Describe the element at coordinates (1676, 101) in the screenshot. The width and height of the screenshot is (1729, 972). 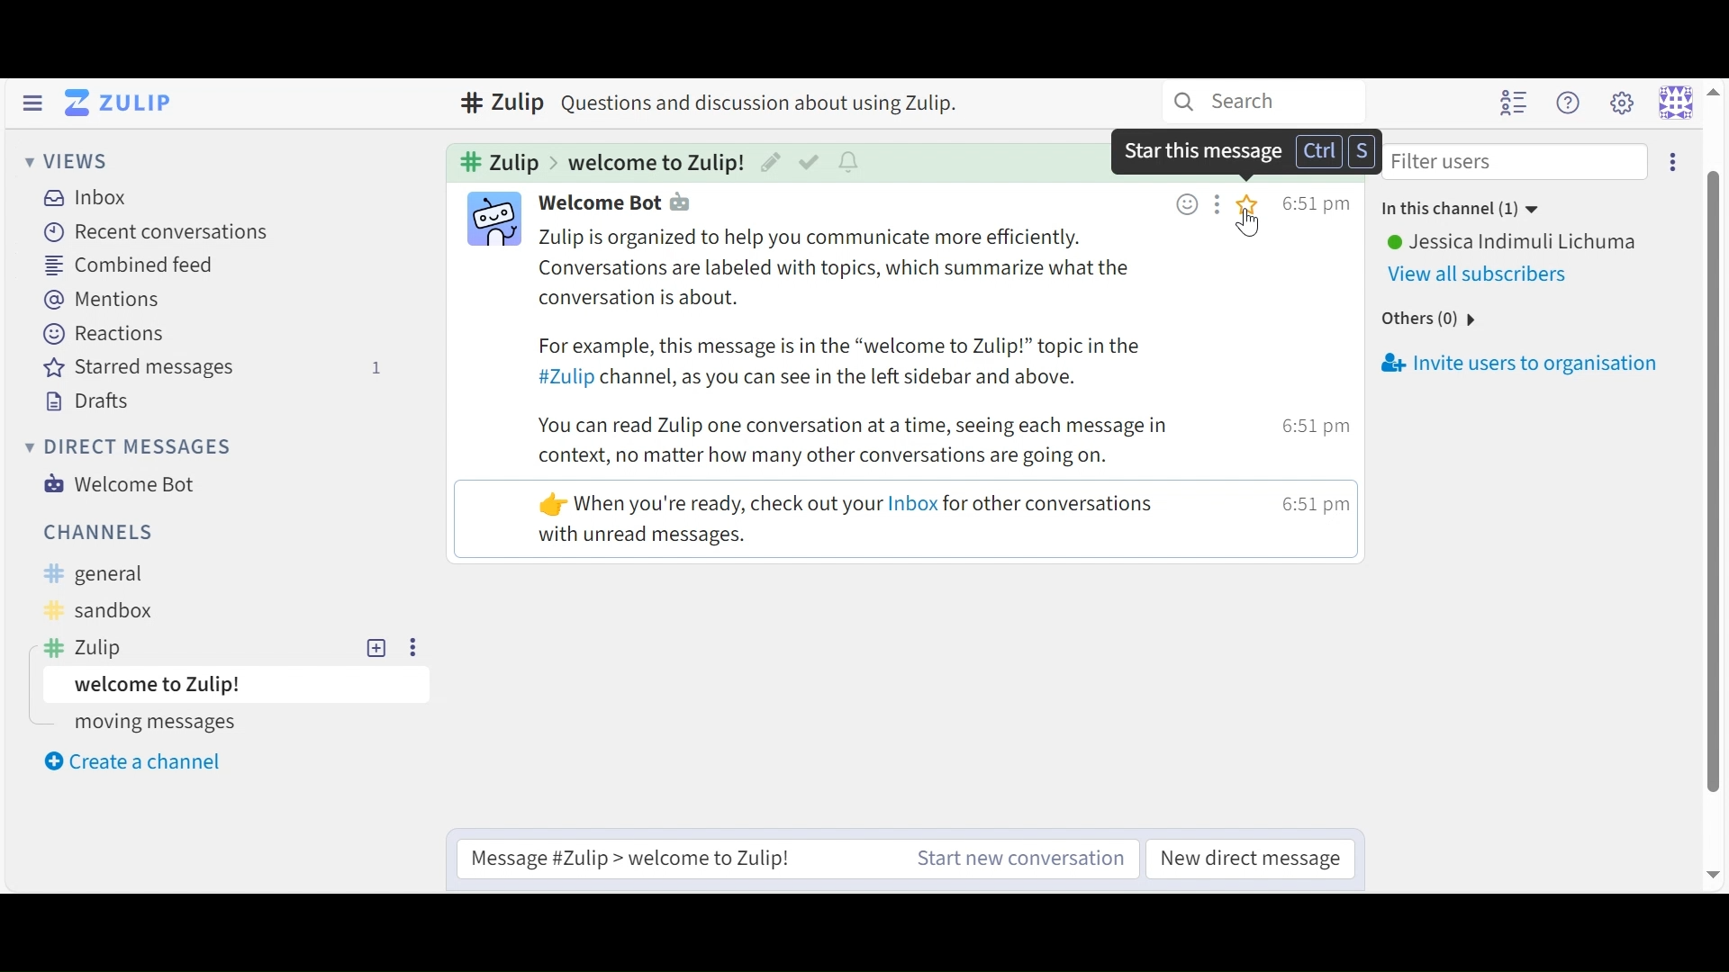
I see `Personal menu` at that location.